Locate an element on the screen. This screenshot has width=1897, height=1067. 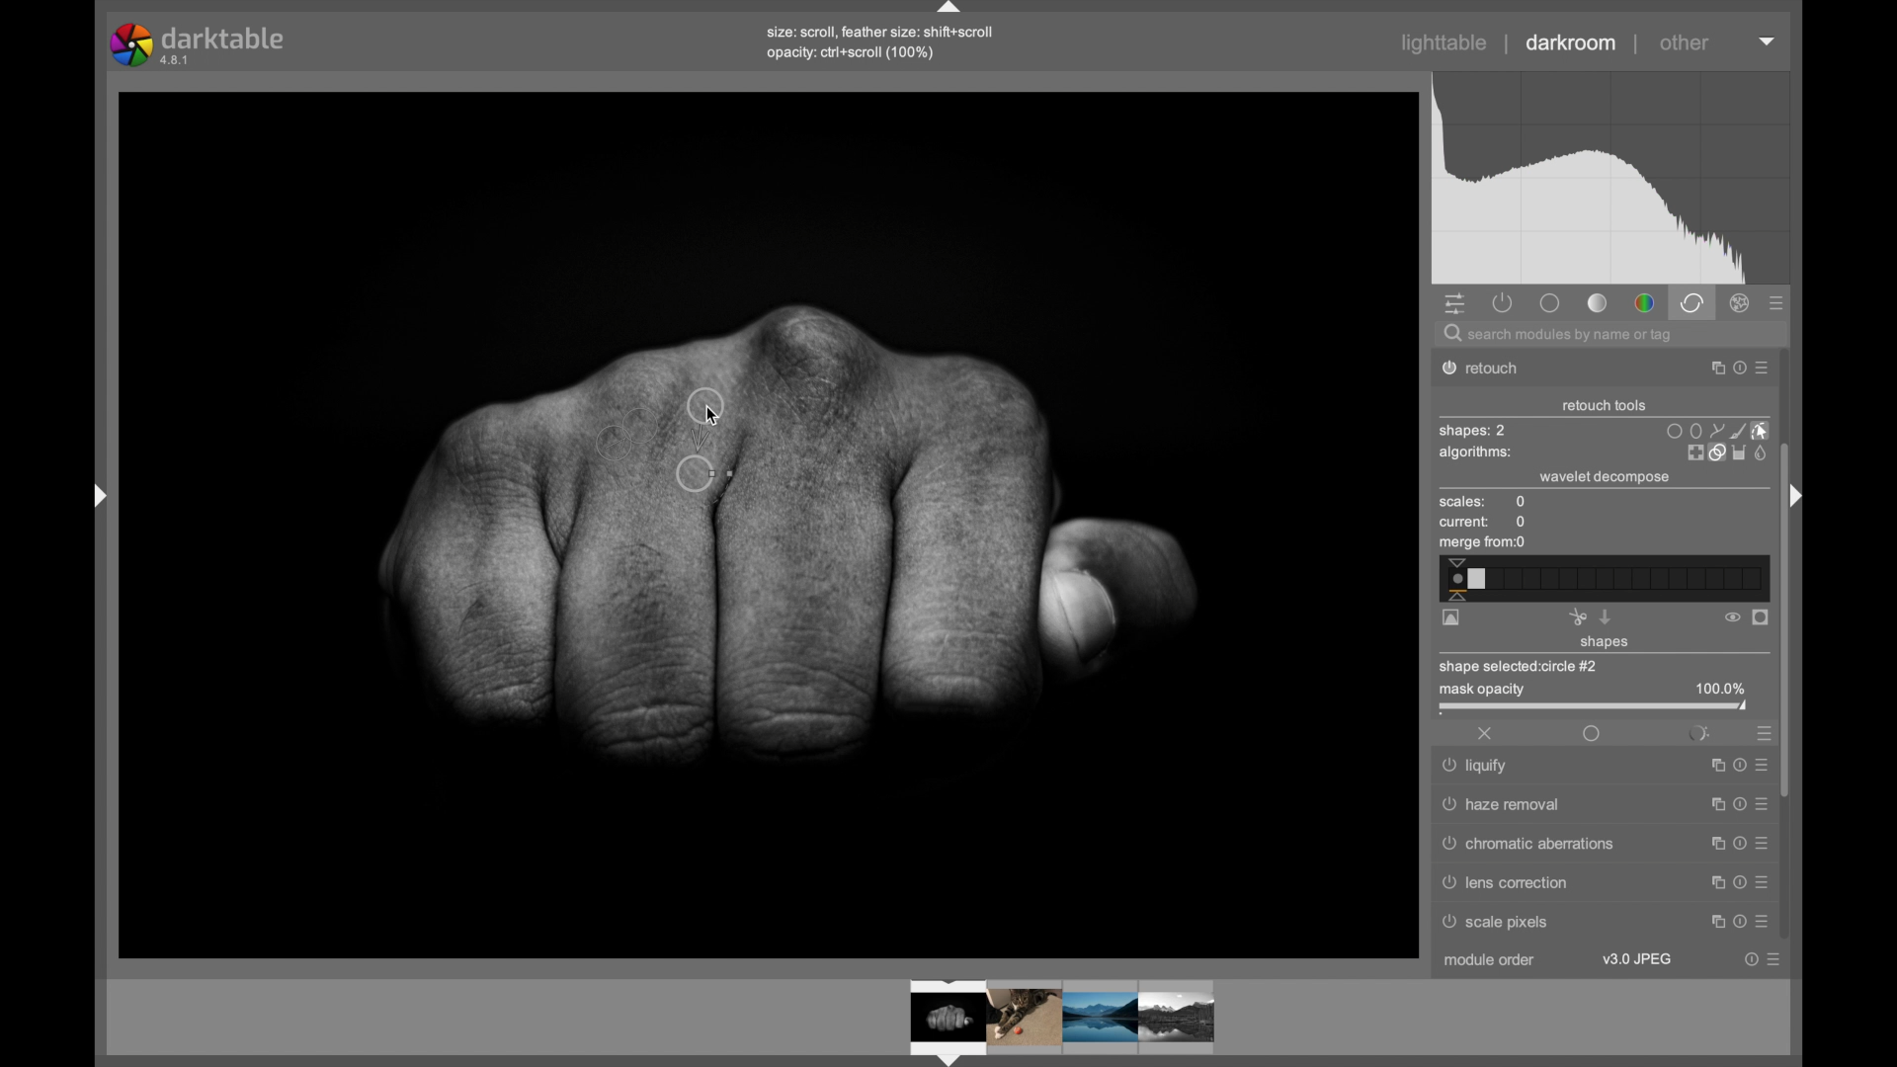
liquify is located at coordinates (1478, 769).